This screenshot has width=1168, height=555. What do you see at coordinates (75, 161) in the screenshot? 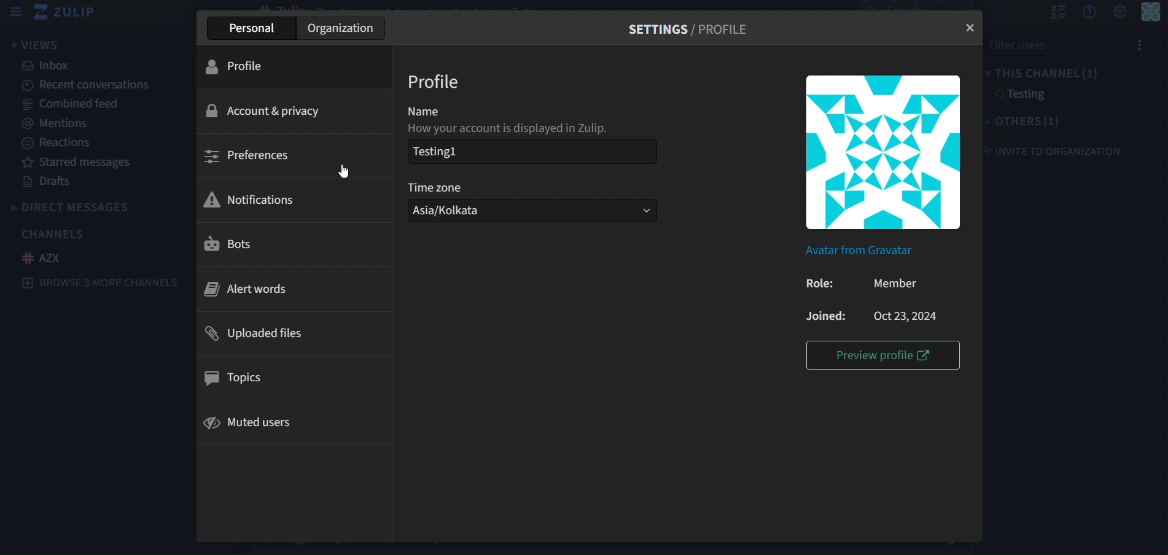
I see `starred messages` at bounding box center [75, 161].